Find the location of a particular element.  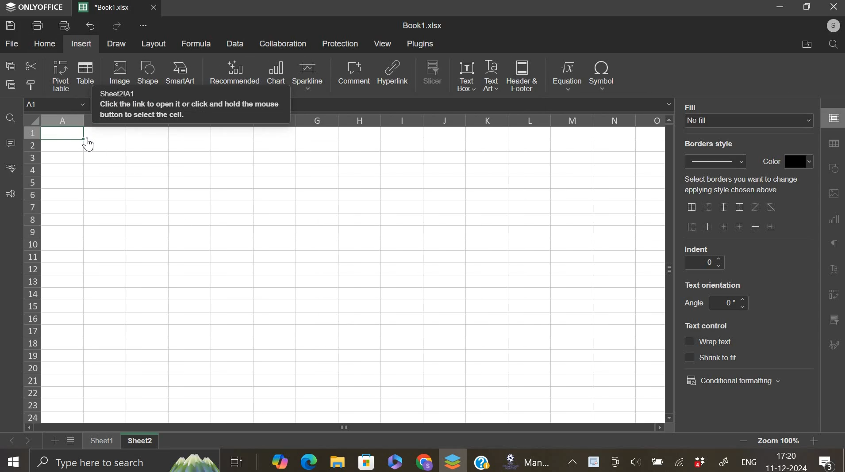

Minimize is located at coordinates (781, 8).